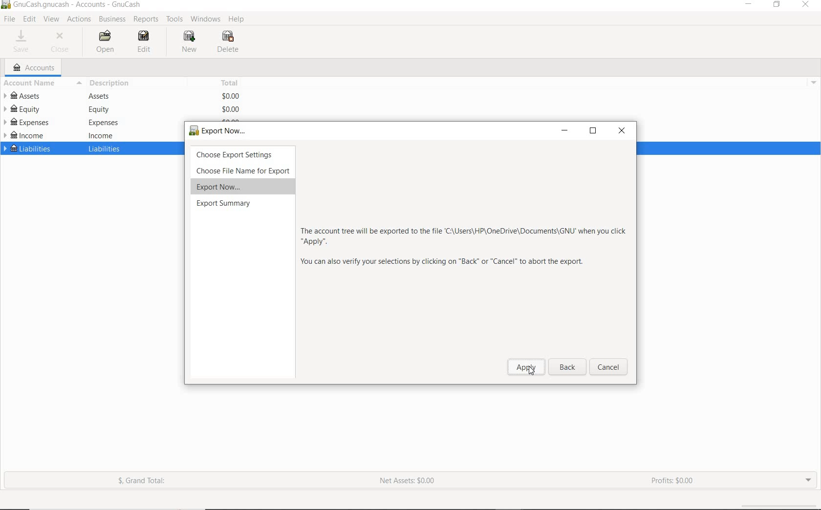  What do you see at coordinates (13, 21) in the screenshot?
I see `cursor` at bounding box center [13, 21].